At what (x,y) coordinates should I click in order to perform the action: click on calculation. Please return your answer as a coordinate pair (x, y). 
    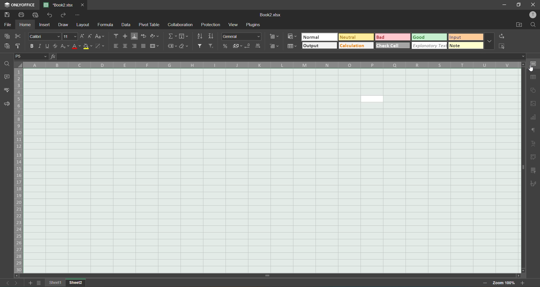
    Looking at the image, I should click on (355, 46).